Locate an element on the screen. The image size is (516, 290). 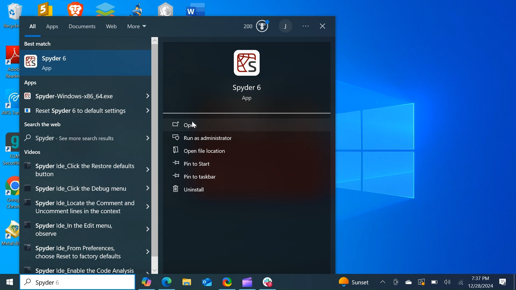
Pin to Start is located at coordinates (246, 164).